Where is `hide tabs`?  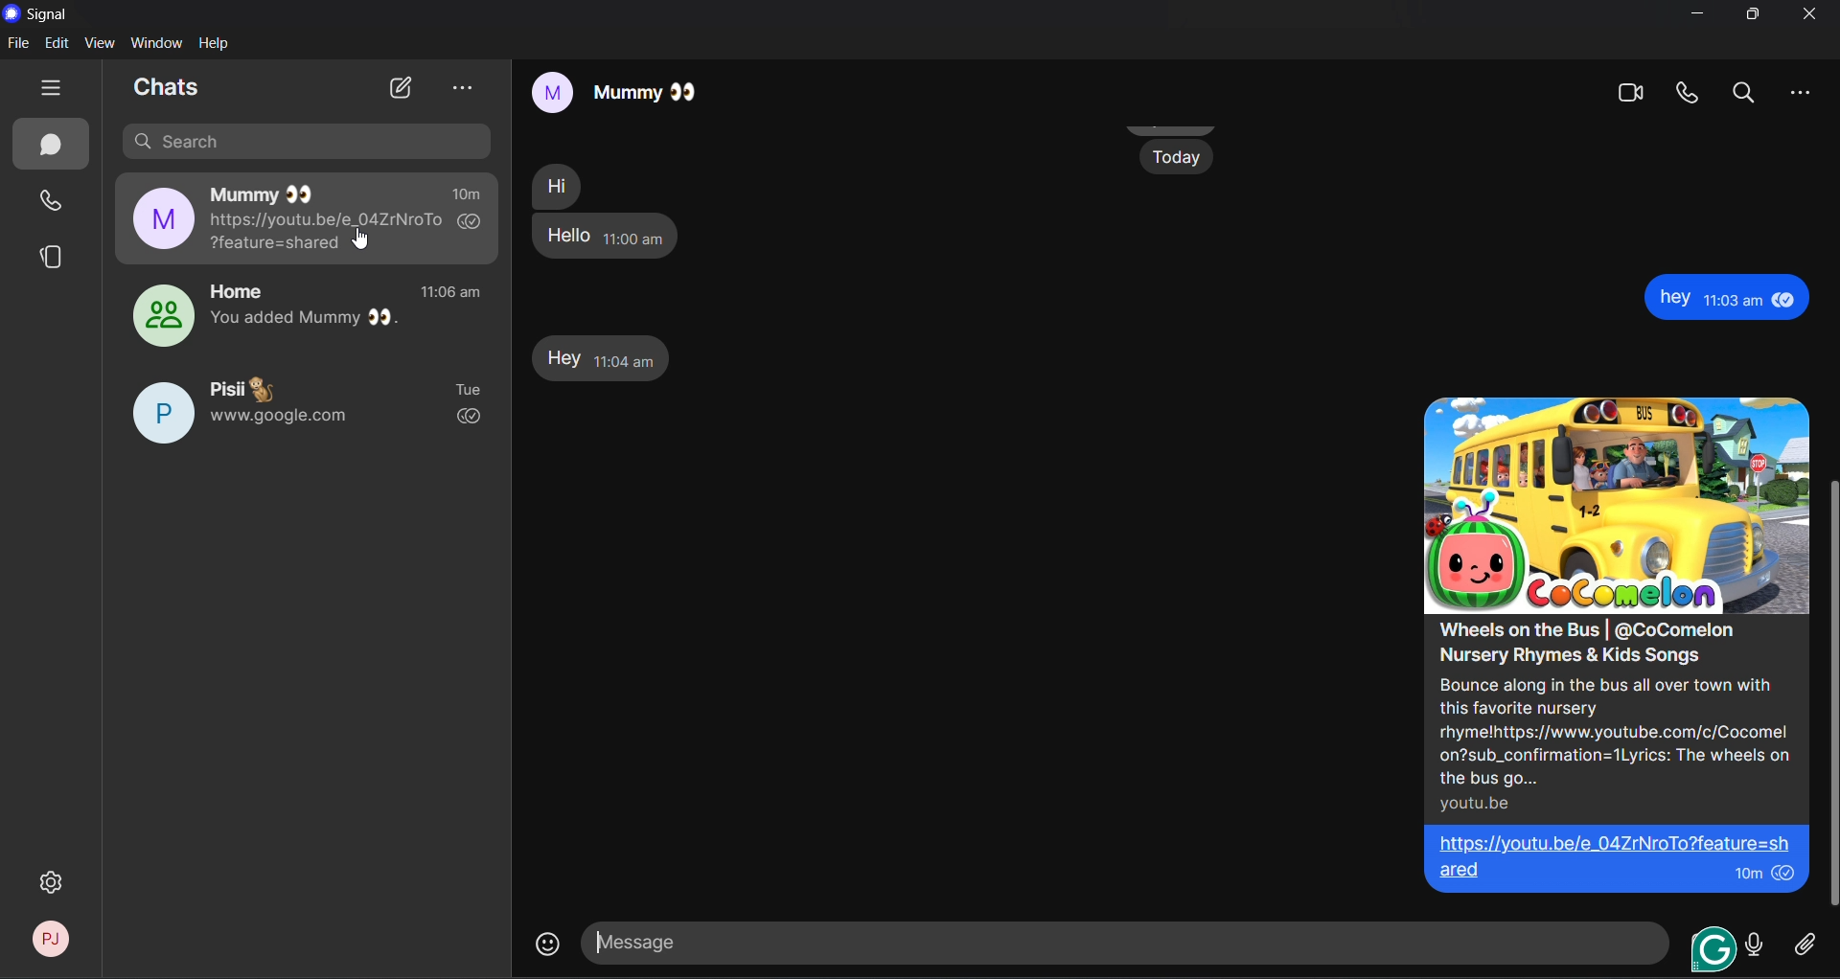
hide tabs is located at coordinates (52, 88).